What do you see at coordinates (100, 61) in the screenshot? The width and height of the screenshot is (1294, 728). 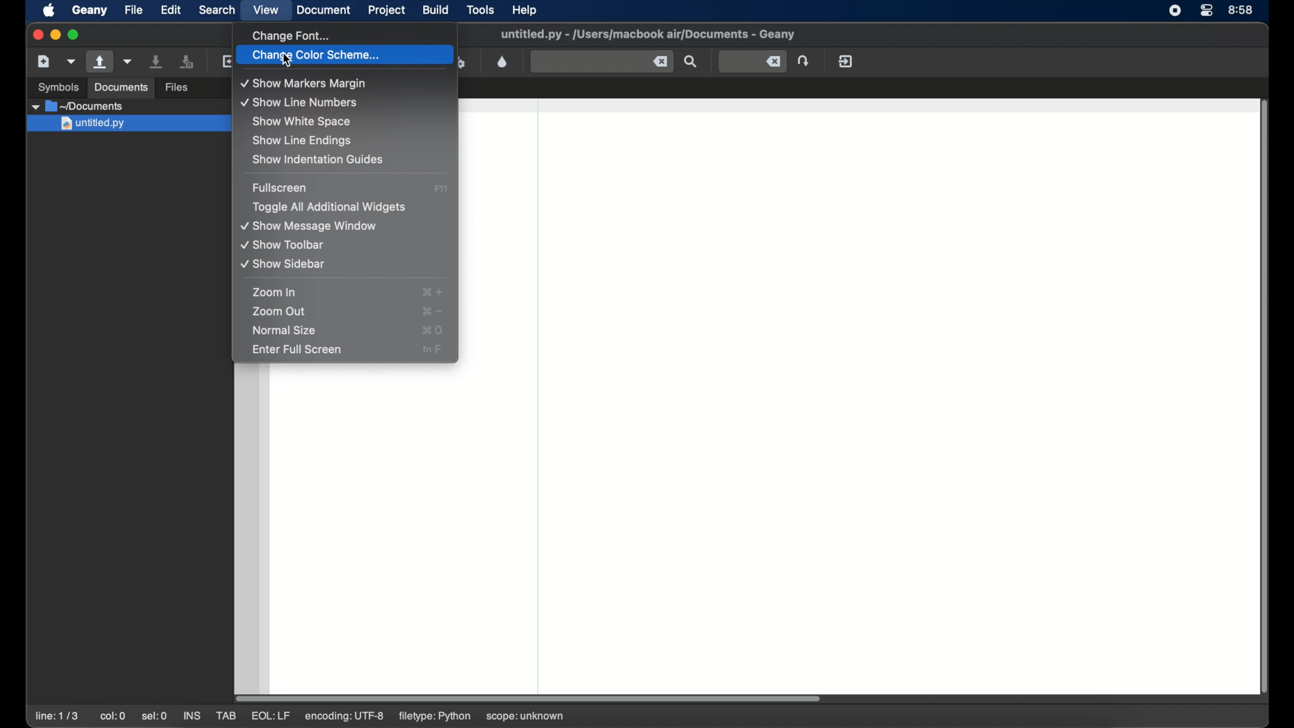 I see `open existing file` at bounding box center [100, 61].